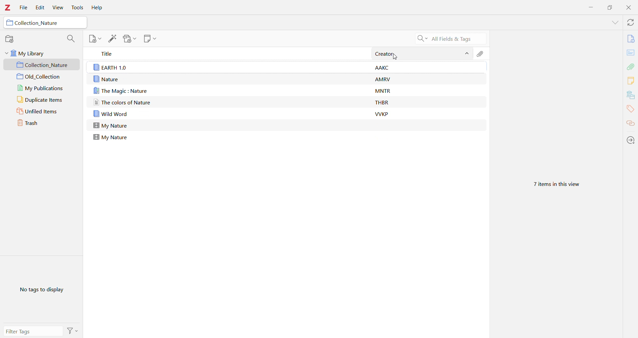 The width and height of the screenshot is (638, 338). I want to click on Tools, so click(77, 8).